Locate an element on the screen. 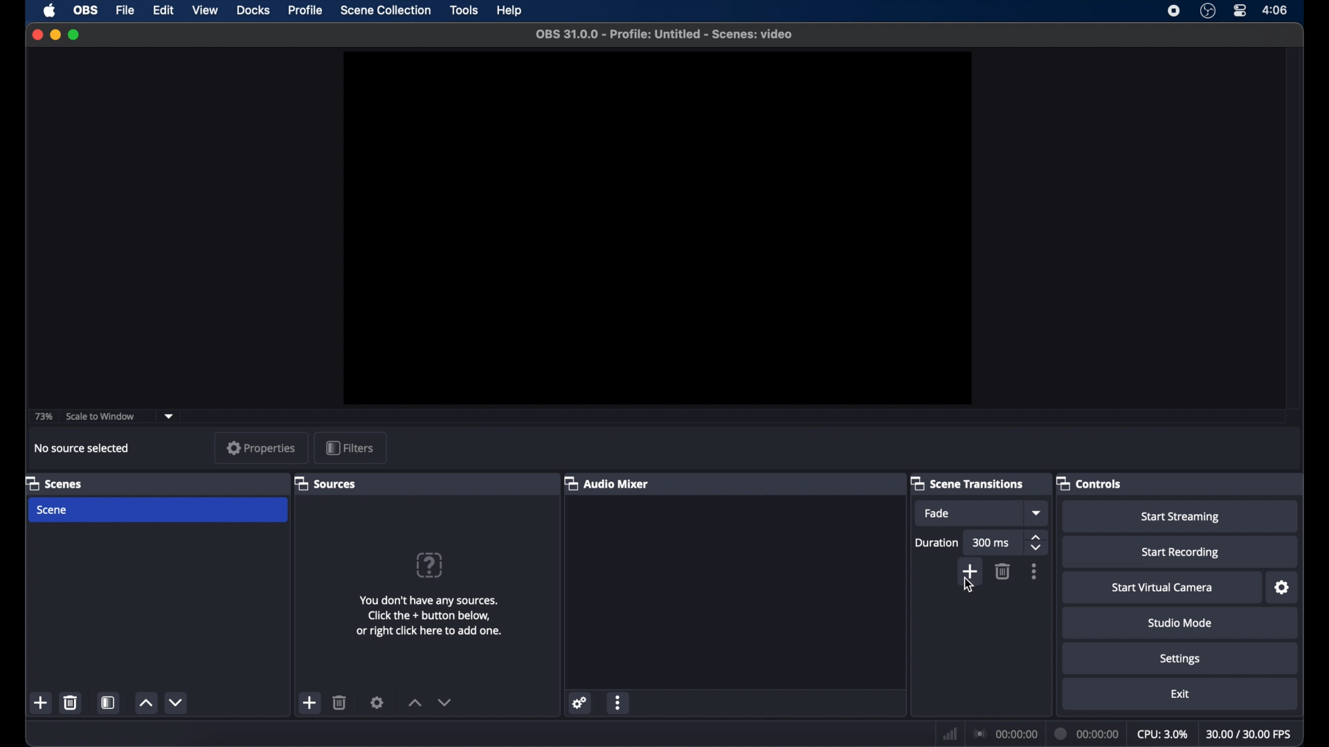 This screenshot has height=747, width=1329. question mark icon is located at coordinates (431, 566).